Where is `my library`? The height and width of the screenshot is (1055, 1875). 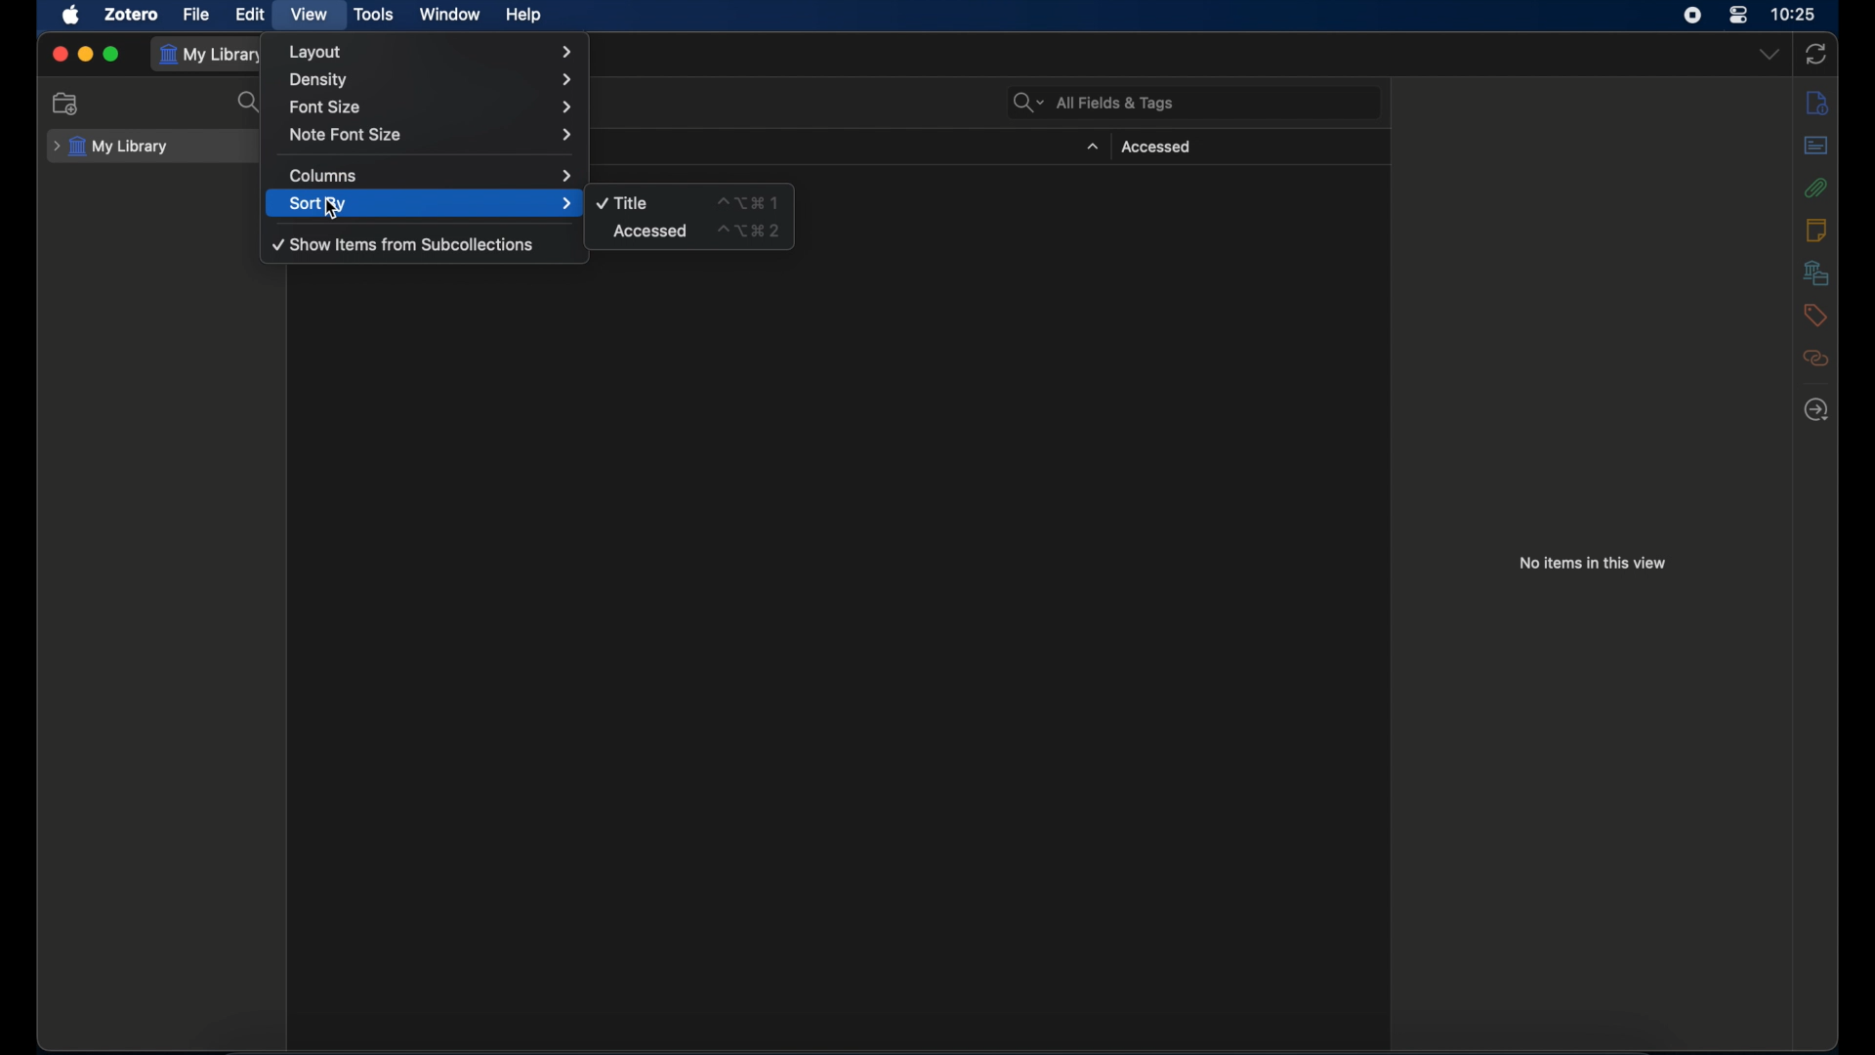 my library is located at coordinates (110, 147).